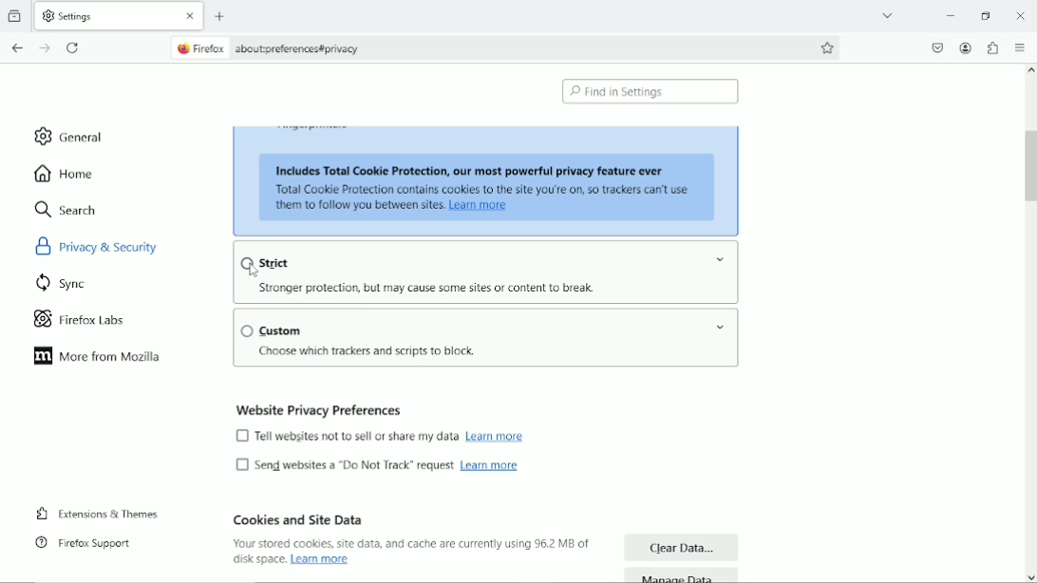 The width and height of the screenshot is (1037, 583). Describe the element at coordinates (967, 47) in the screenshot. I see `account` at that location.